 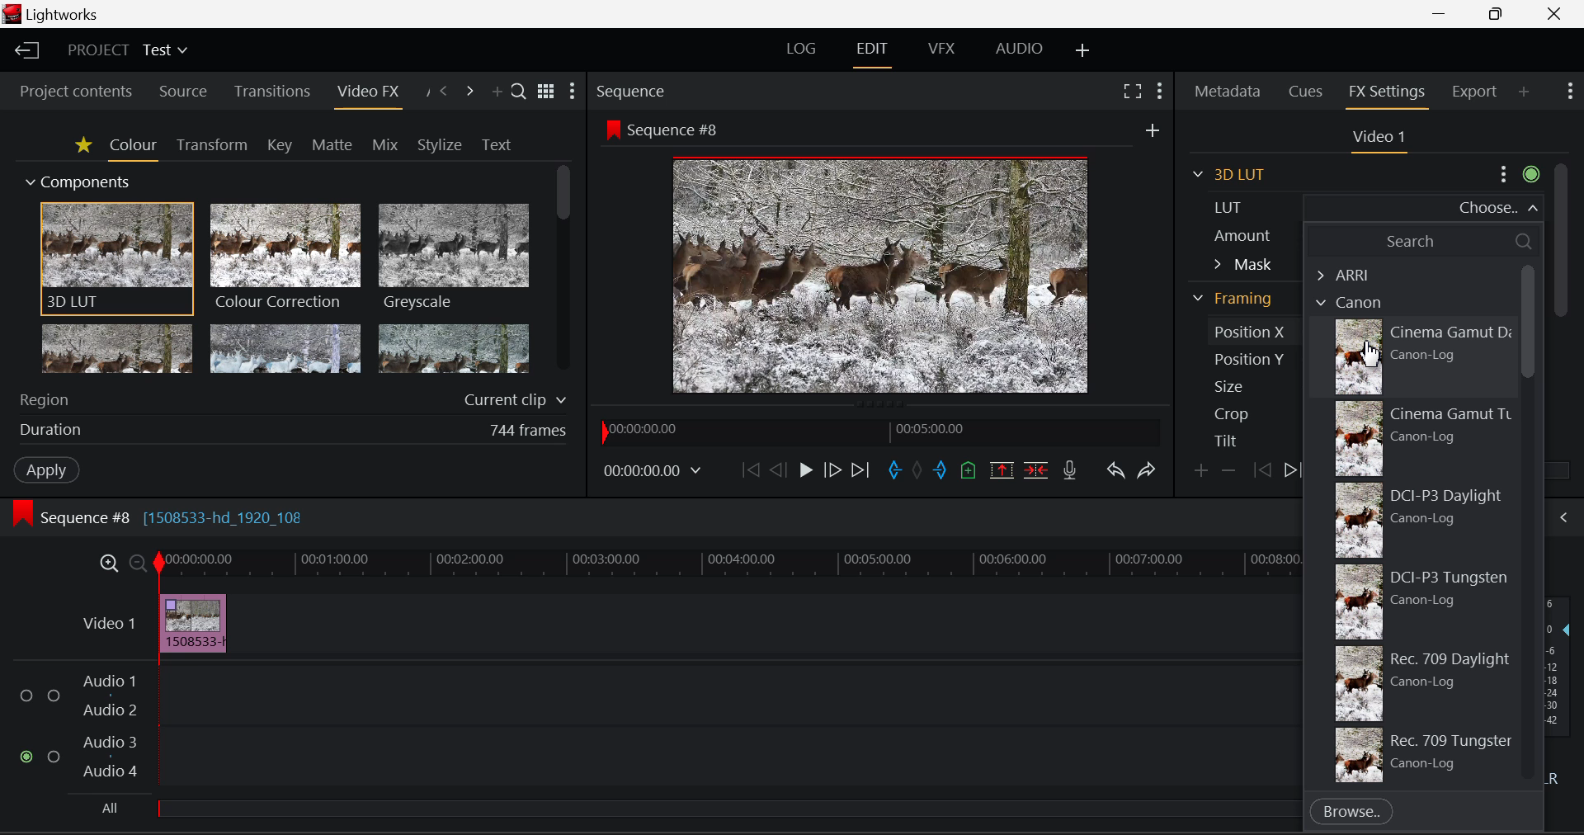 What do you see at coordinates (1246, 234) in the screenshot?
I see `Amount` at bounding box center [1246, 234].